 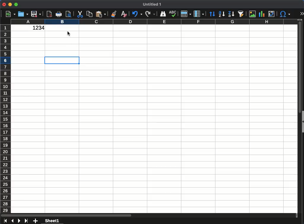 What do you see at coordinates (69, 14) in the screenshot?
I see `print preview` at bounding box center [69, 14].